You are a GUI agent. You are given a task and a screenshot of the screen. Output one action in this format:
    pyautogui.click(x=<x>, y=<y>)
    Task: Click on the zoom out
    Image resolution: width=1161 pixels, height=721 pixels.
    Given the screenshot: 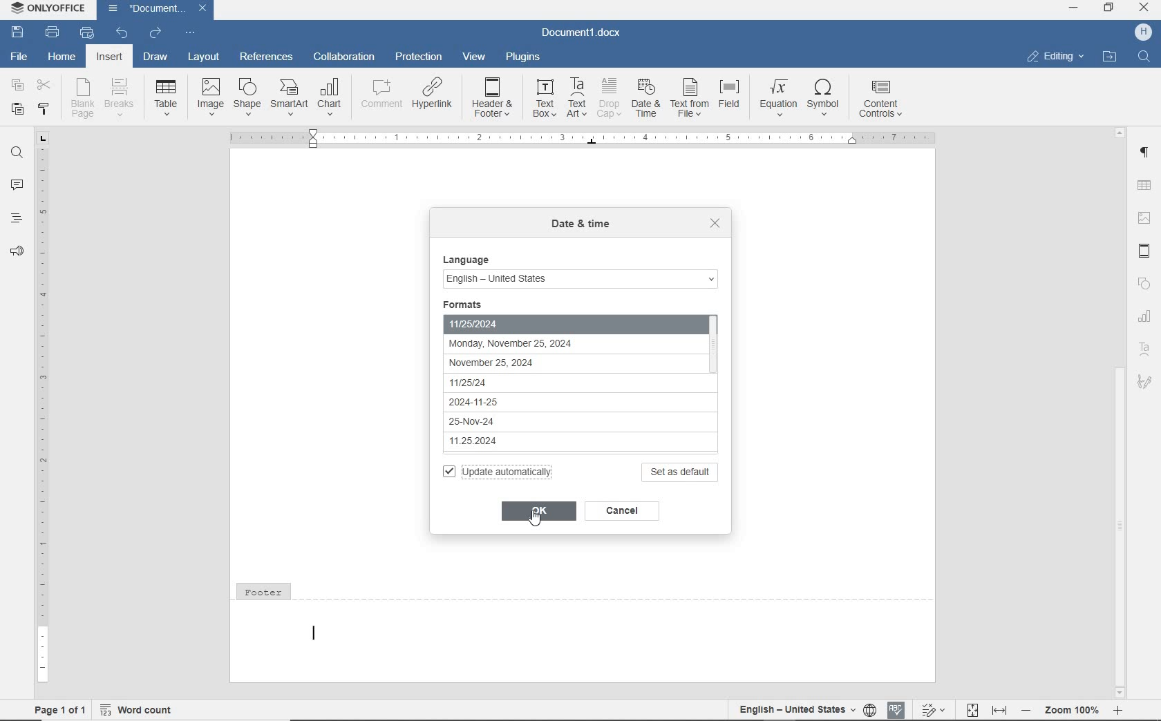 What is the action you would take?
    pyautogui.click(x=1027, y=710)
    